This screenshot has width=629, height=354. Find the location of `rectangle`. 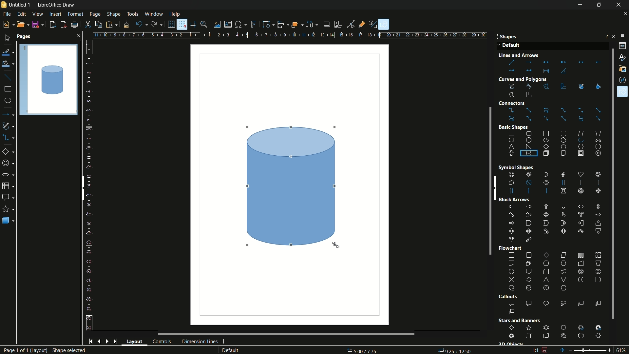

rectangle is located at coordinates (8, 89).